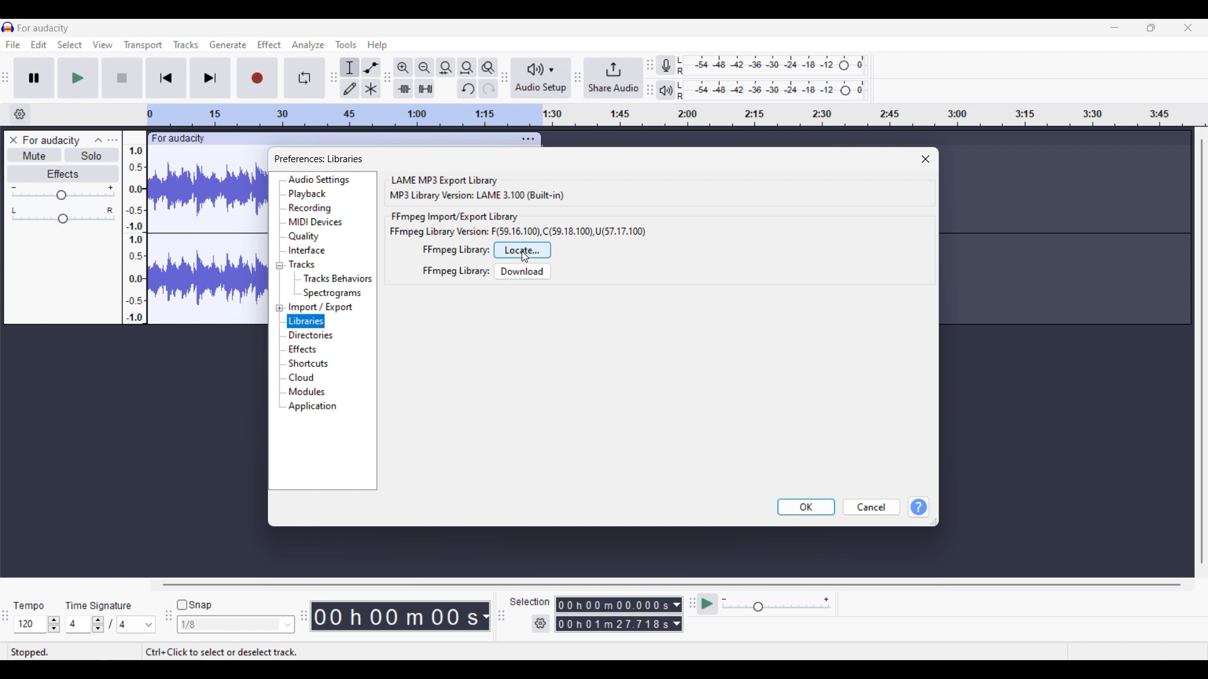 Image resolution: width=1208 pixels, height=679 pixels. I want to click on Envelop tool, so click(371, 67).